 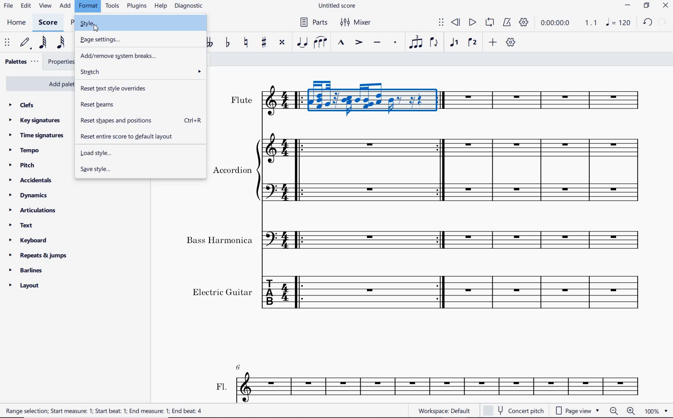 What do you see at coordinates (37, 137) in the screenshot?
I see `time signatures` at bounding box center [37, 137].